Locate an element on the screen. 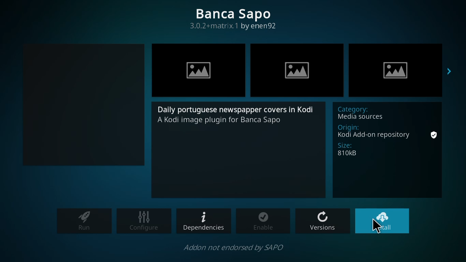 The width and height of the screenshot is (466, 262). configure is located at coordinates (144, 221).